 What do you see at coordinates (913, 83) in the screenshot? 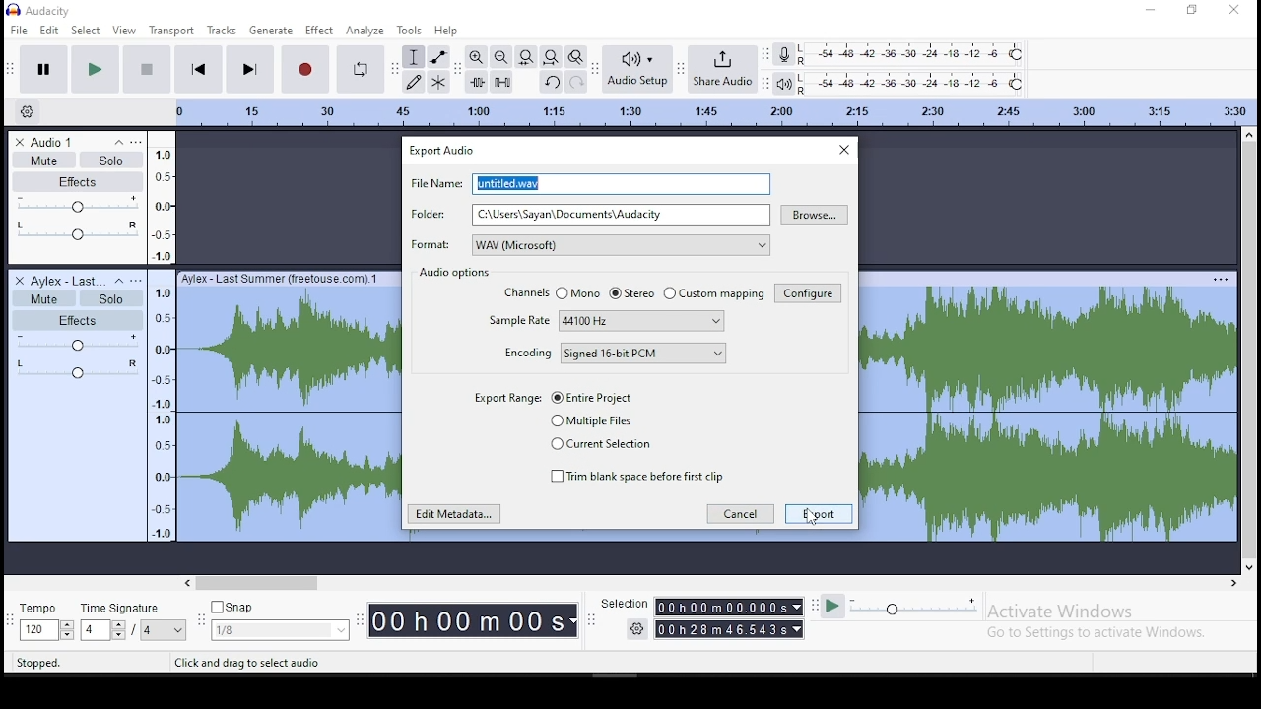
I see `playback level` at bounding box center [913, 83].